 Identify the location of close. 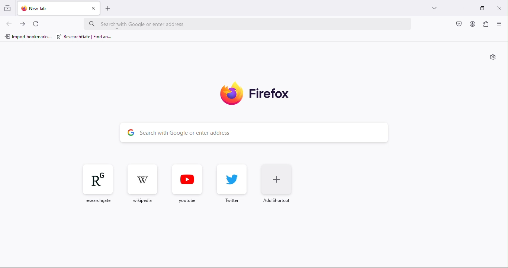
(92, 8).